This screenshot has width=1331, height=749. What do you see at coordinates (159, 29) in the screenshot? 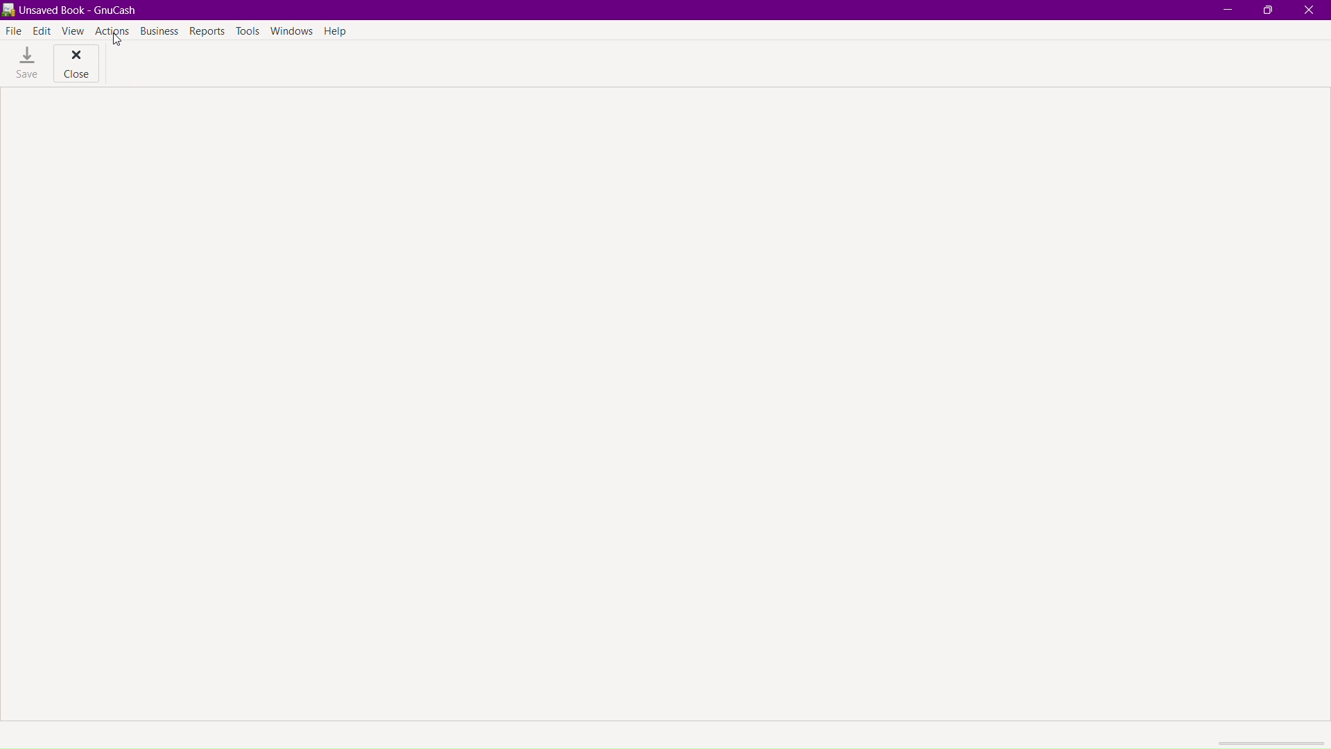
I see `Business` at bounding box center [159, 29].